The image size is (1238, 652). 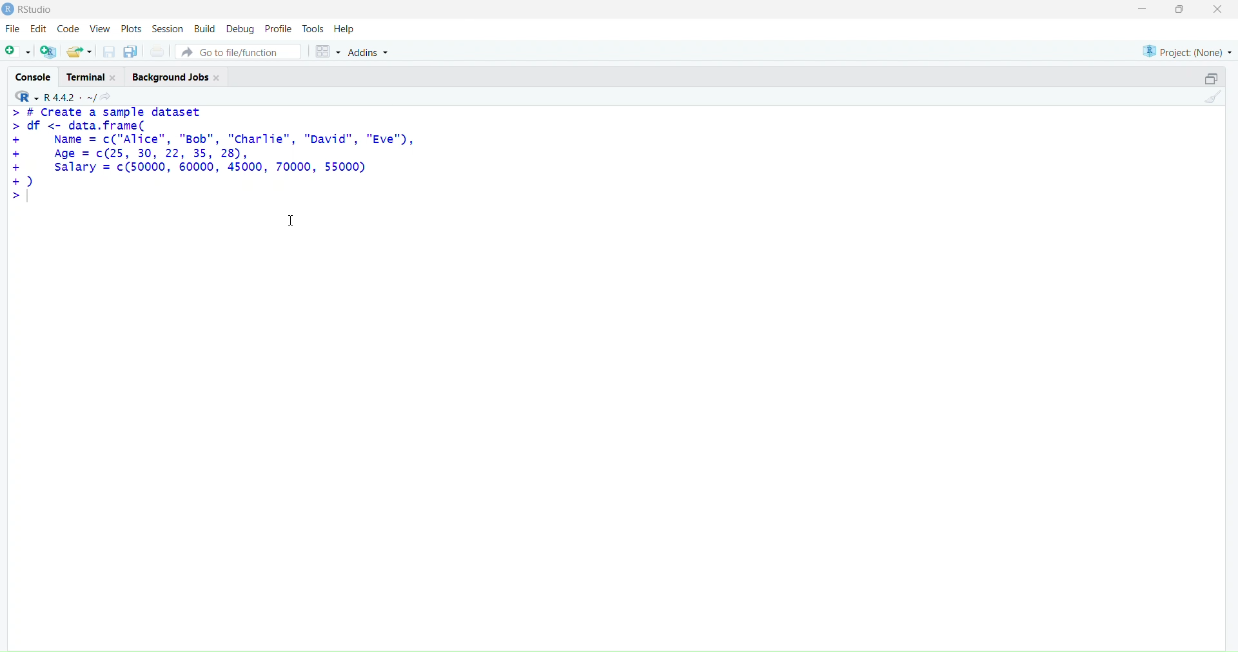 I want to click on > # create a sample dataset > df <- data.frame(+ Name = c("Alice", "Bob", "Charlie", "David", "Eve"),+ Age = c(25, 30, 22, 35, 28),+ salary = c(50000, 60000, 45000, 70000, 55000)+)>|, so click(x=223, y=158).